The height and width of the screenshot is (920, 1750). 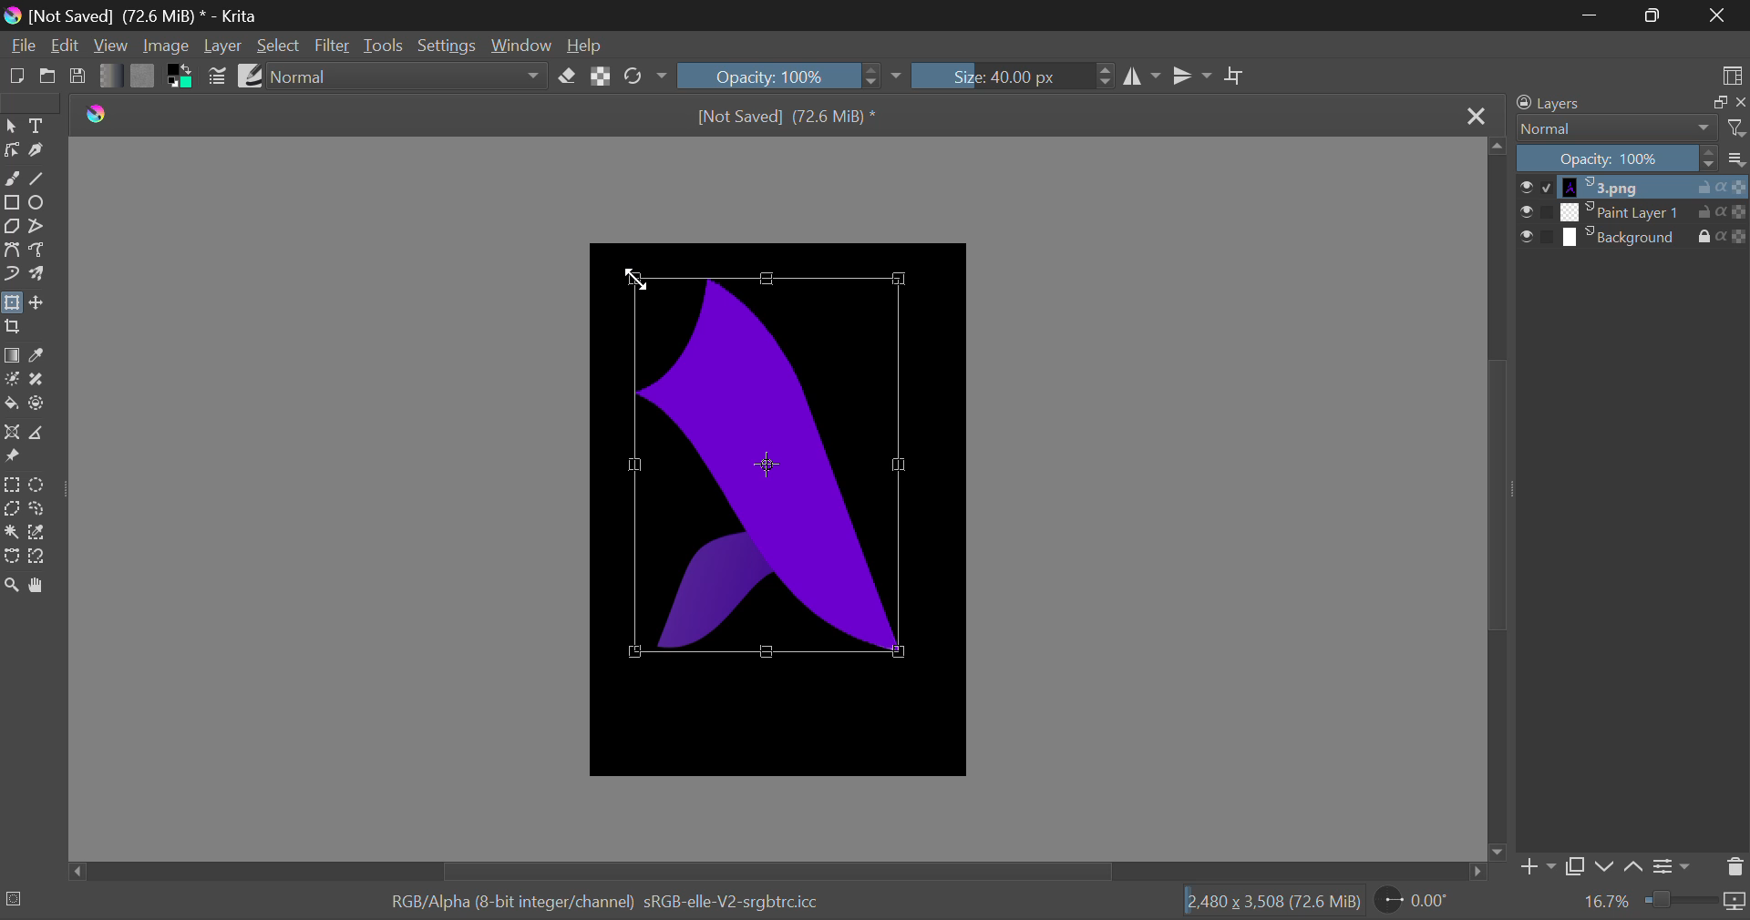 What do you see at coordinates (39, 304) in the screenshot?
I see `Move Layers` at bounding box center [39, 304].